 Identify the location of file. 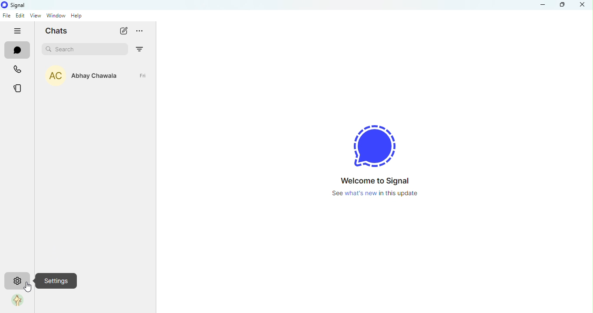
(8, 16).